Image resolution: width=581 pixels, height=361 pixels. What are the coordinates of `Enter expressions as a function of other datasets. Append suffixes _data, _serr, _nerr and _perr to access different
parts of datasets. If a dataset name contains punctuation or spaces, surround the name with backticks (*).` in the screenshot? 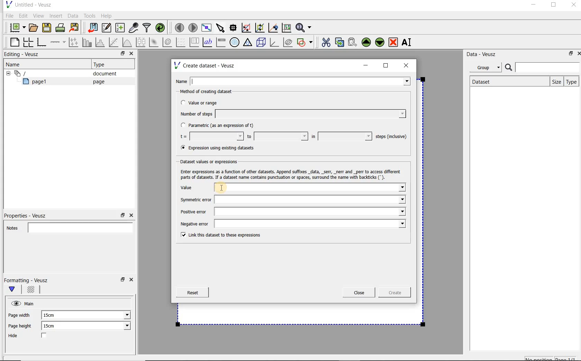 It's located at (292, 174).